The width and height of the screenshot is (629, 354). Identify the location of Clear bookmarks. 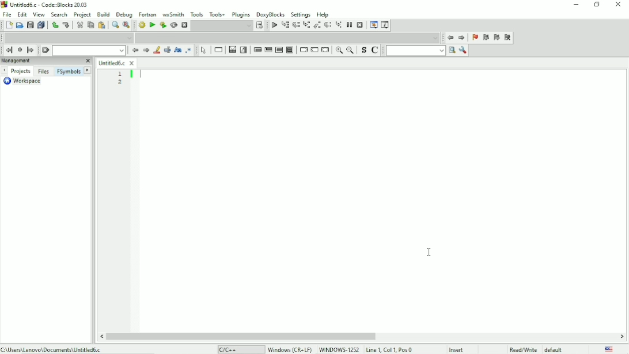
(507, 37).